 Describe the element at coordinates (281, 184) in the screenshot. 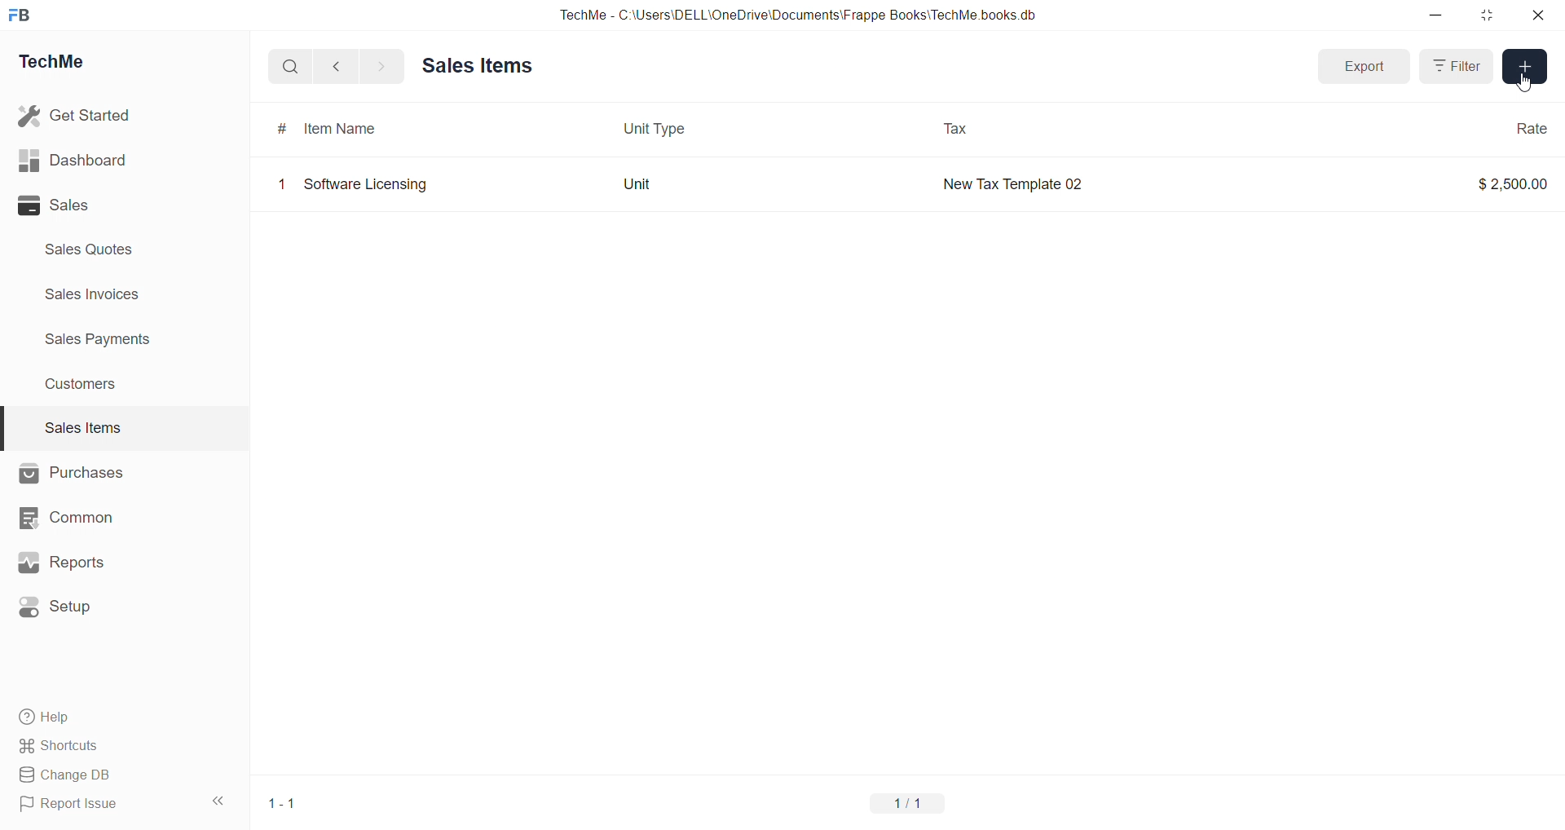

I see `1` at that location.